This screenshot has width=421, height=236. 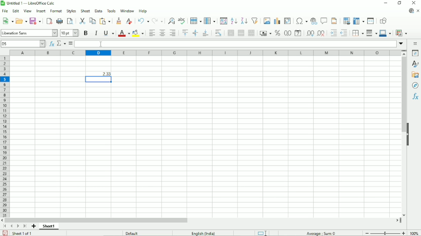 What do you see at coordinates (138, 33) in the screenshot?
I see `Background color` at bounding box center [138, 33].